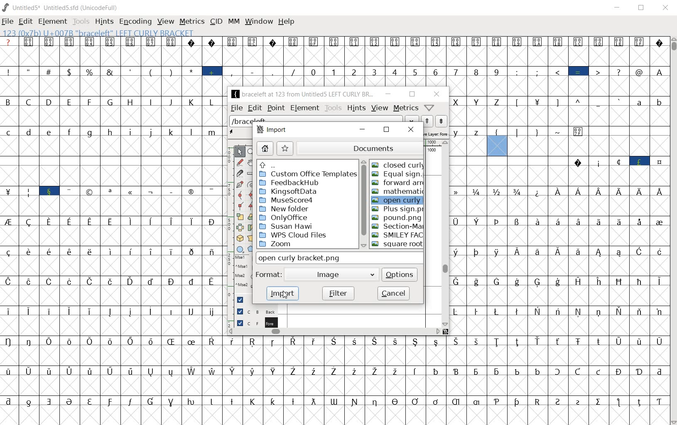  Describe the element at coordinates (436, 94) in the screenshot. I see `close` at that location.